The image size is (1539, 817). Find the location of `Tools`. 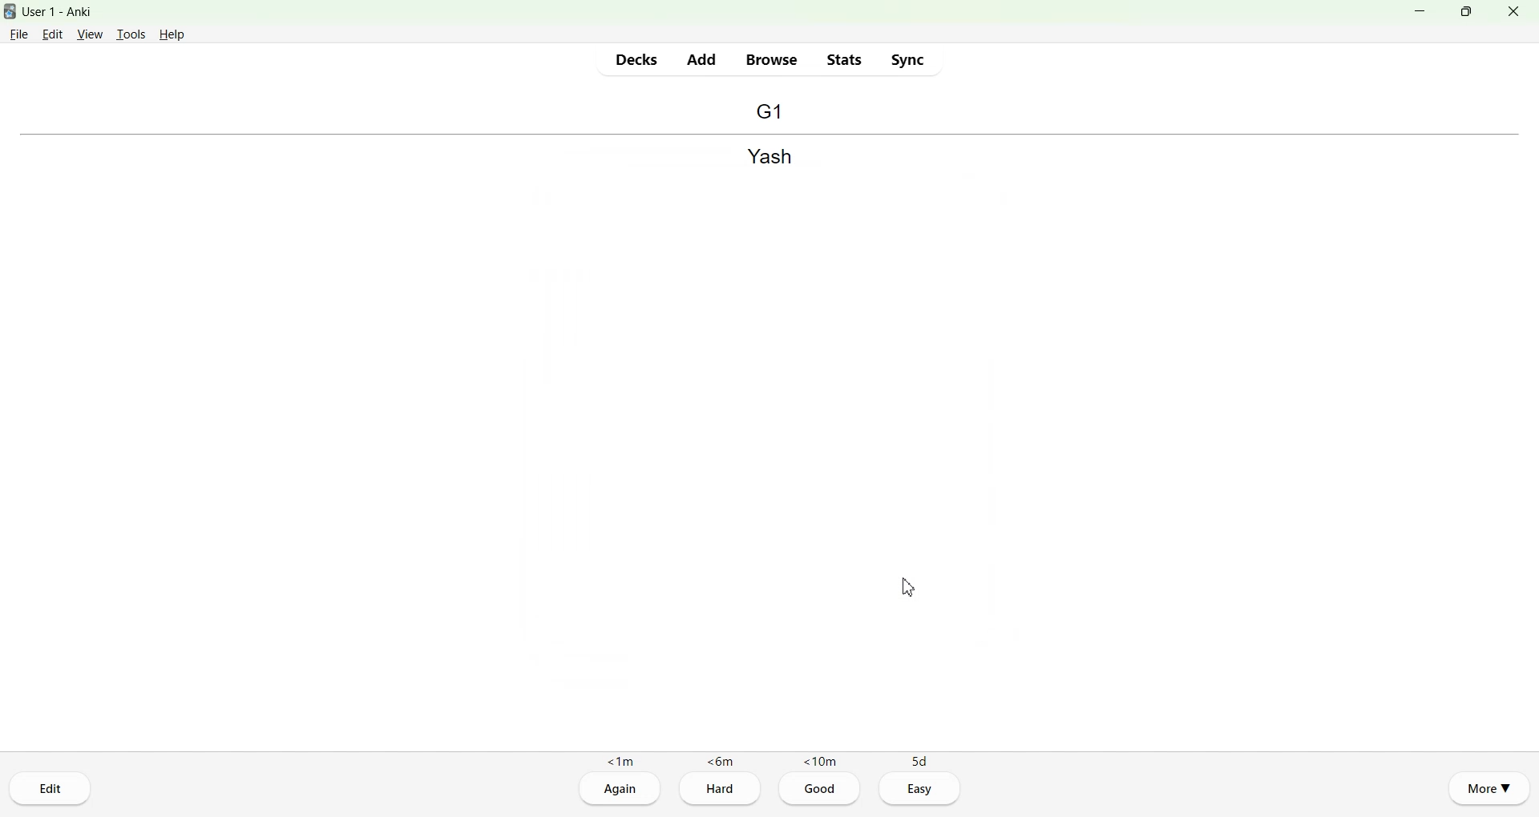

Tools is located at coordinates (130, 34).